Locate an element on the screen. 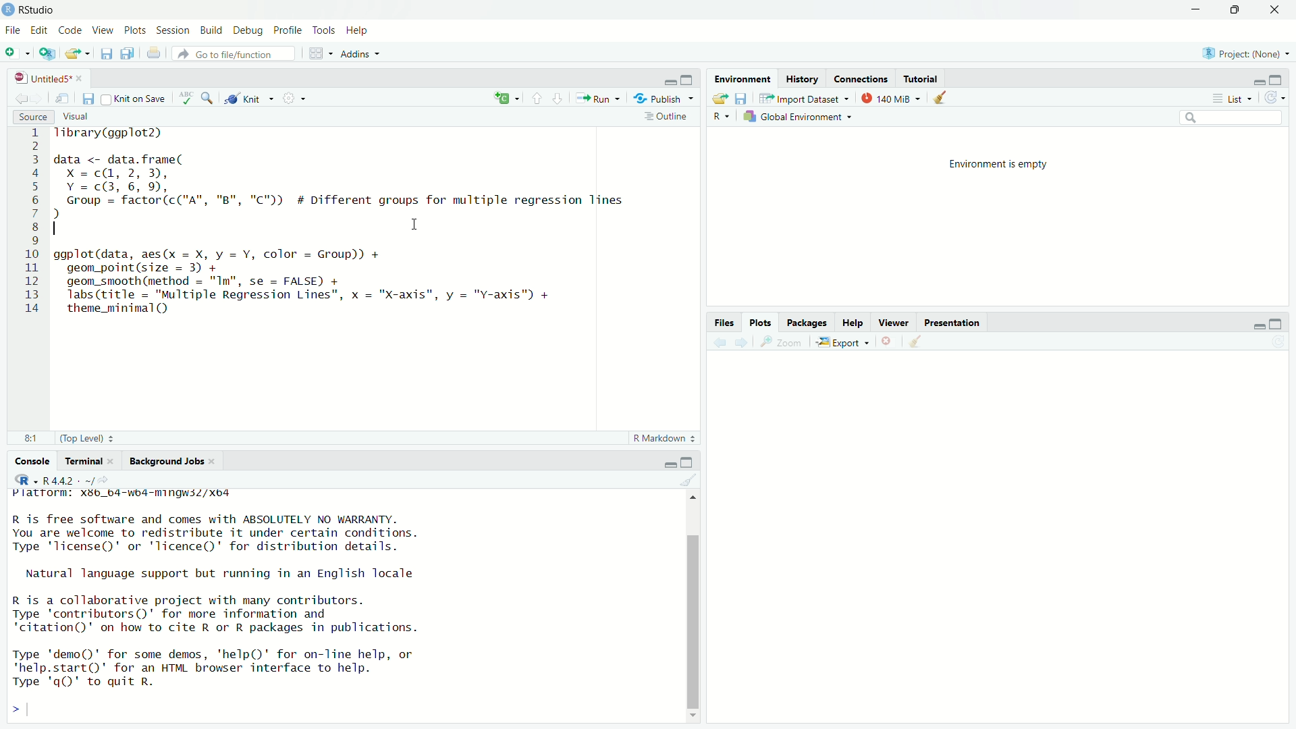 The width and height of the screenshot is (1296, 729). maximise is located at coordinates (688, 78).